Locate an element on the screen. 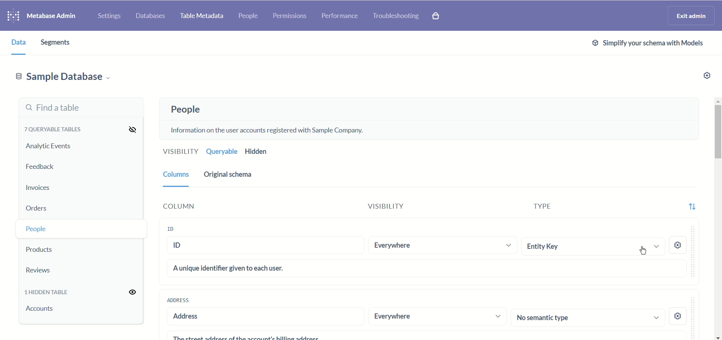  Metabase admin is located at coordinates (53, 15).